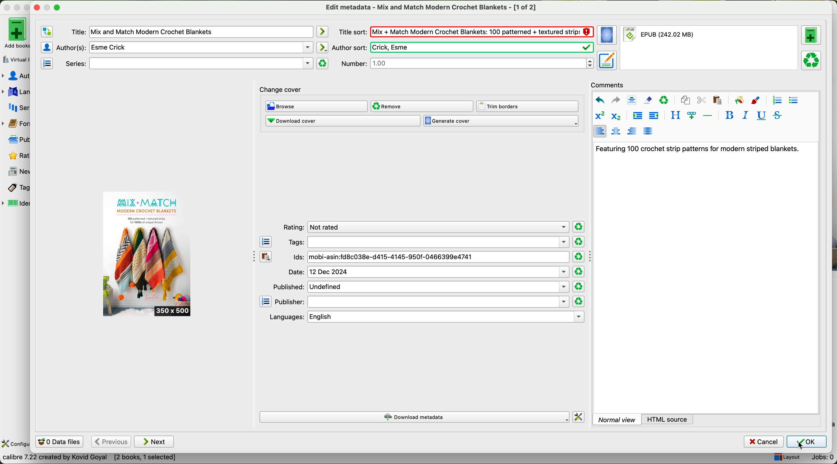 This screenshot has width=837, height=464. What do you see at coordinates (708, 115) in the screenshot?
I see `insert separator` at bounding box center [708, 115].